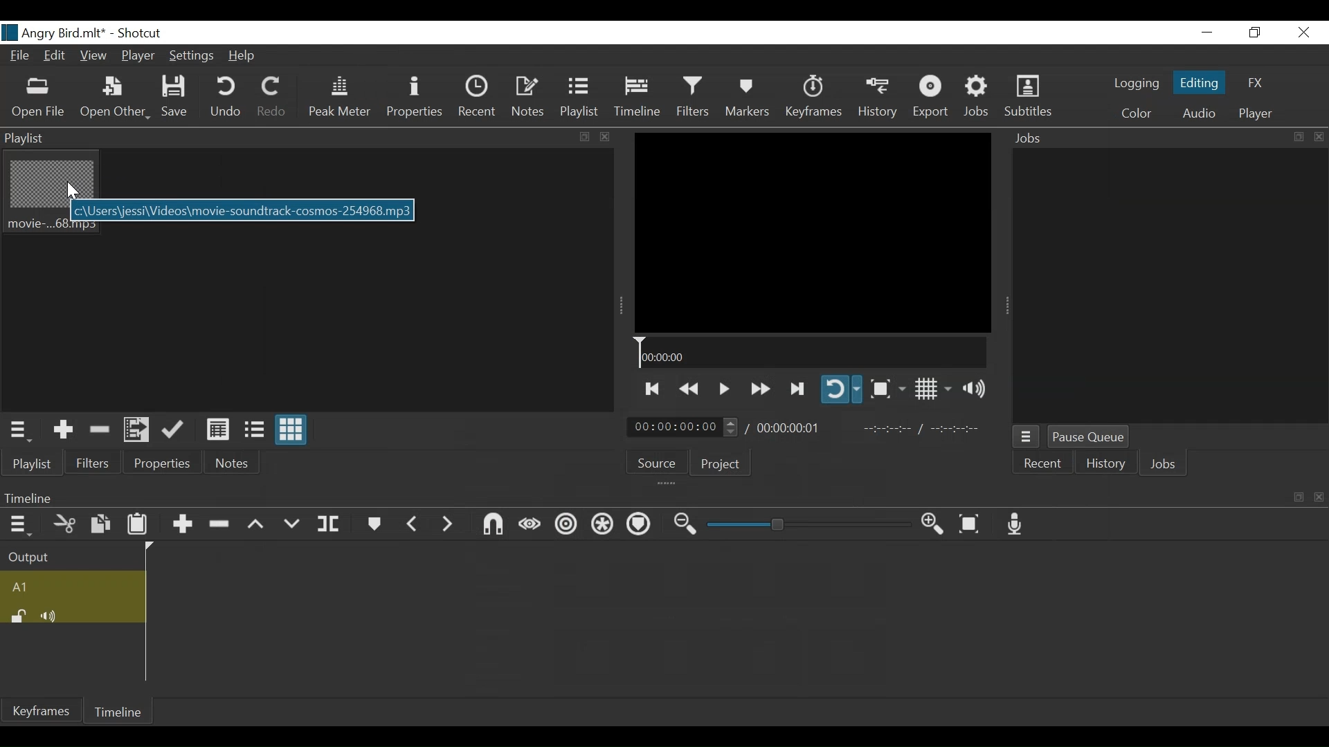 This screenshot has width=1329, height=747. What do you see at coordinates (1205, 33) in the screenshot?
I see `minimize` at bounding box center [1205, 33].